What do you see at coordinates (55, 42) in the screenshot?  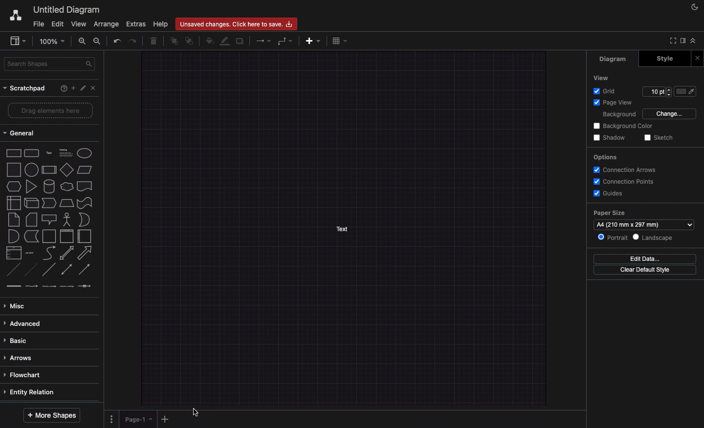 I see `Zoom` at bounding box center [55, 42].